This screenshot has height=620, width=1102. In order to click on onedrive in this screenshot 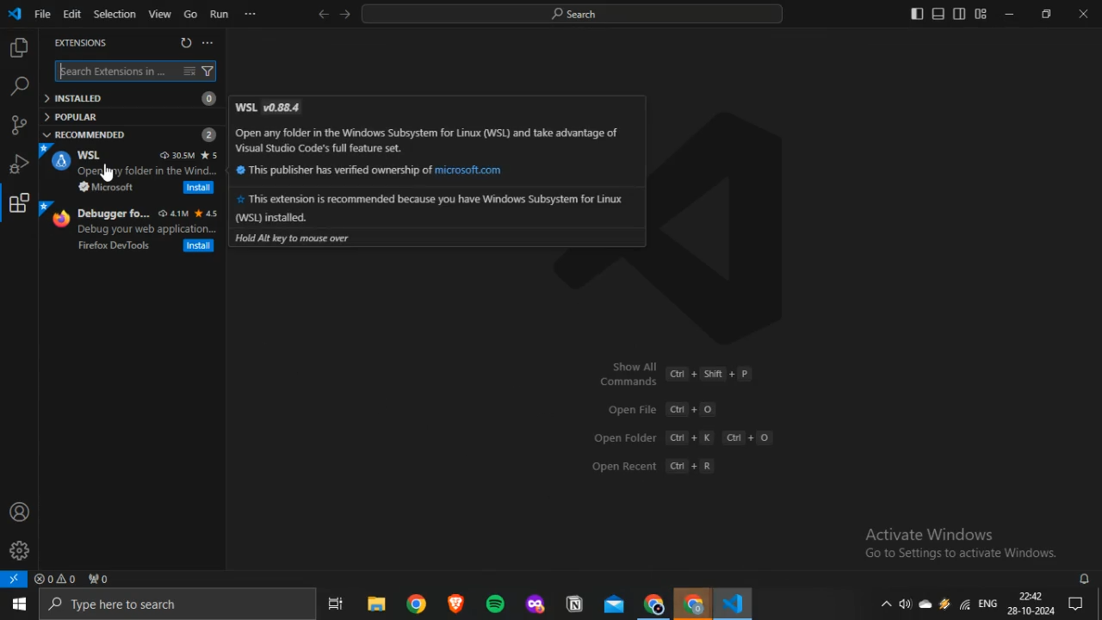, I will do `click(926, 604)`.